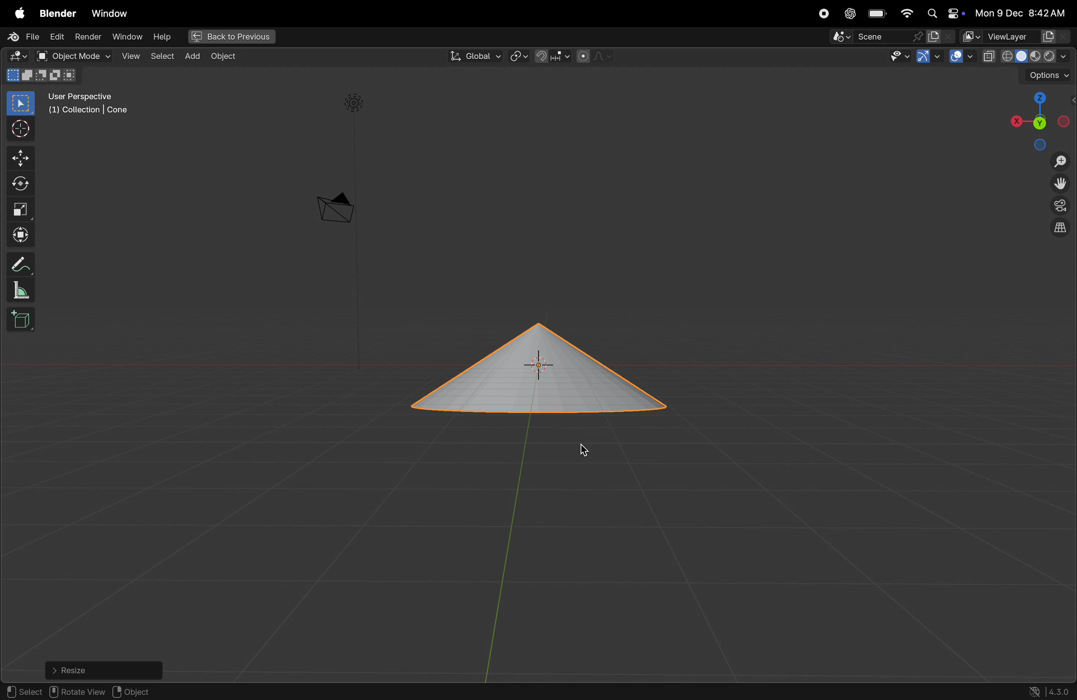 This screenshot has height=700, width=1077. Describe the element at coordinates (22, 104) in the screenshot. I see `select box` at that location.